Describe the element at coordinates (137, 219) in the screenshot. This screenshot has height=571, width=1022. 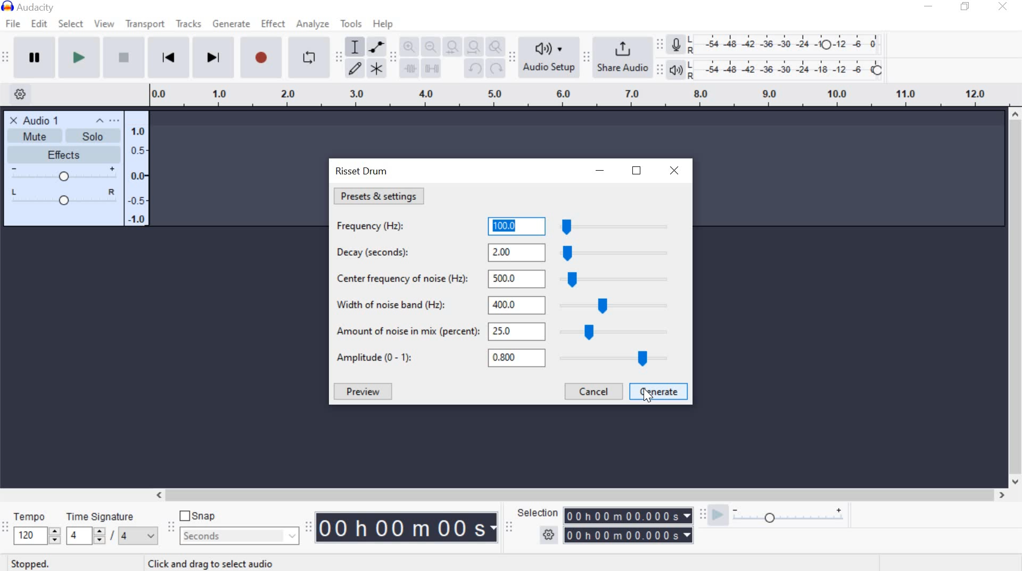
I see `-1.0  Looping` at that location.